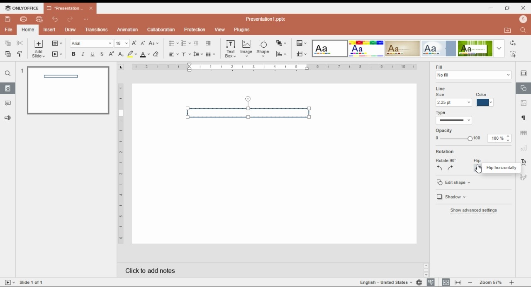  What do you see at coordinates (173, 54) in the screenshot?
I see `horizontal alignment` at bounding box center [173, 54].